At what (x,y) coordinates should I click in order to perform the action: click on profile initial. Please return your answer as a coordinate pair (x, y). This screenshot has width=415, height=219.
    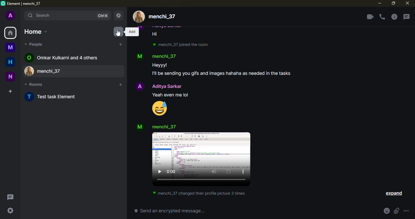
    Looking at the image, I should click on (11, 15).